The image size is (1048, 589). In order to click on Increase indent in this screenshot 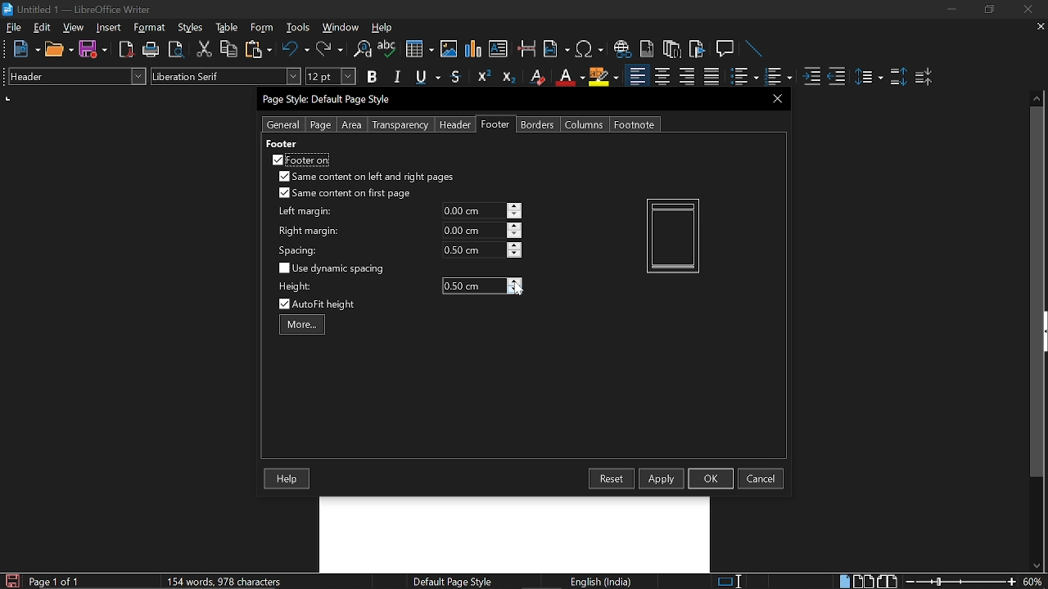, I will do `click(811, 76)`.